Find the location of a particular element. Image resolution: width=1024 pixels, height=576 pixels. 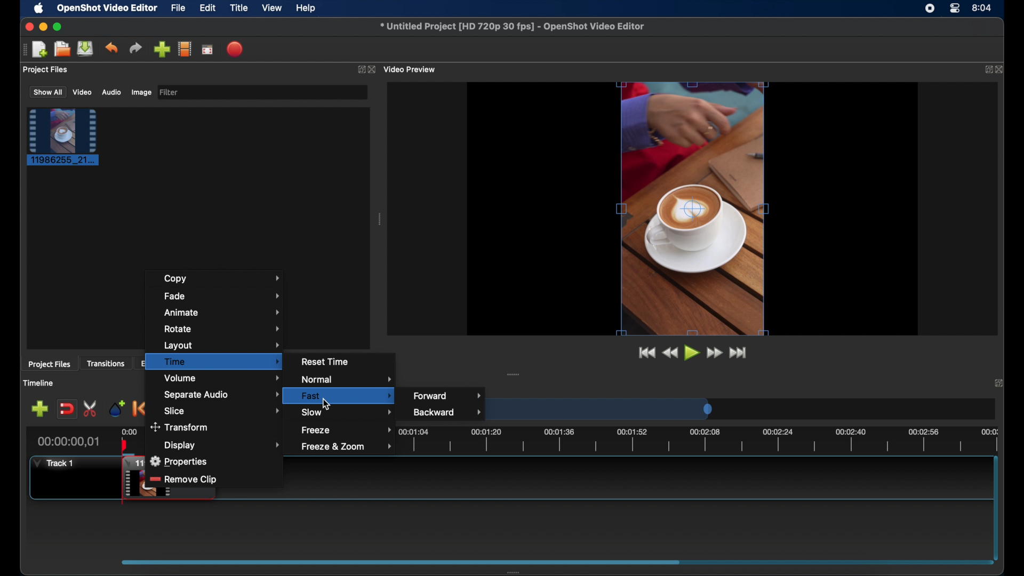

project files is located at coordinates (46, 70).